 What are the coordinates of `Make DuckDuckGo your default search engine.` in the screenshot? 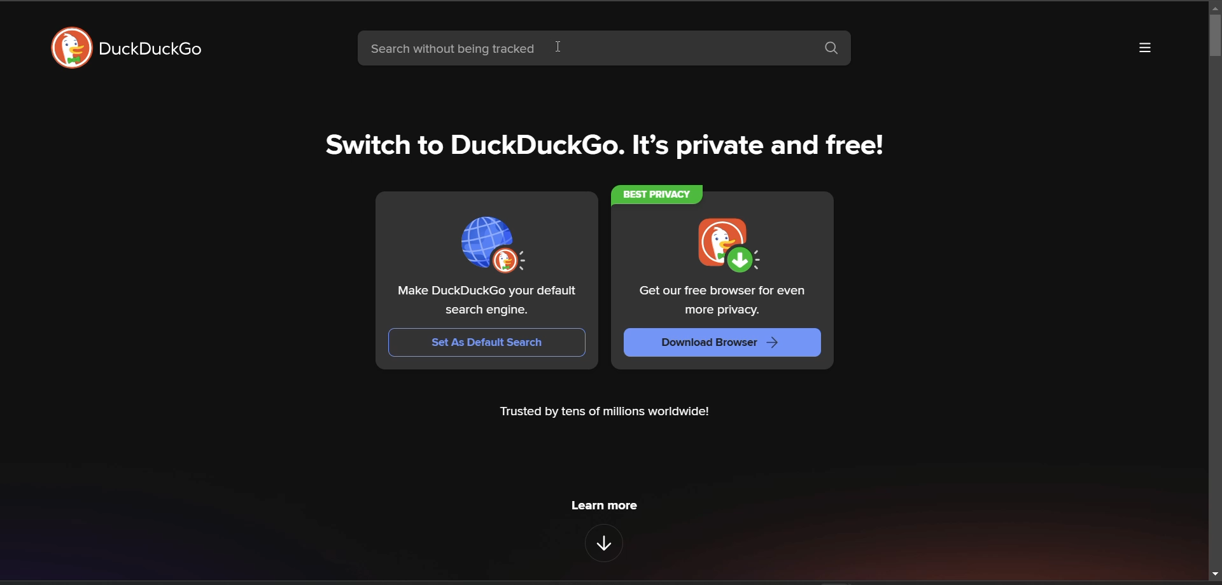 It's located at (488, 301).